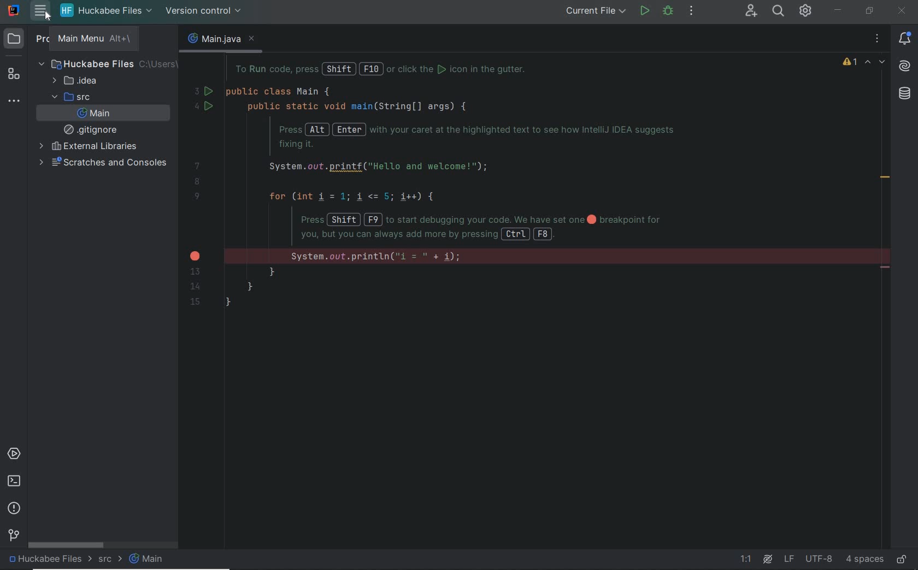 Image resolution: width=918 pixels, height=570 pixels. What do you see at coordinates (876, 63) in the screenshot?
I see `highlighted errors` at bounding box center [876, 63].